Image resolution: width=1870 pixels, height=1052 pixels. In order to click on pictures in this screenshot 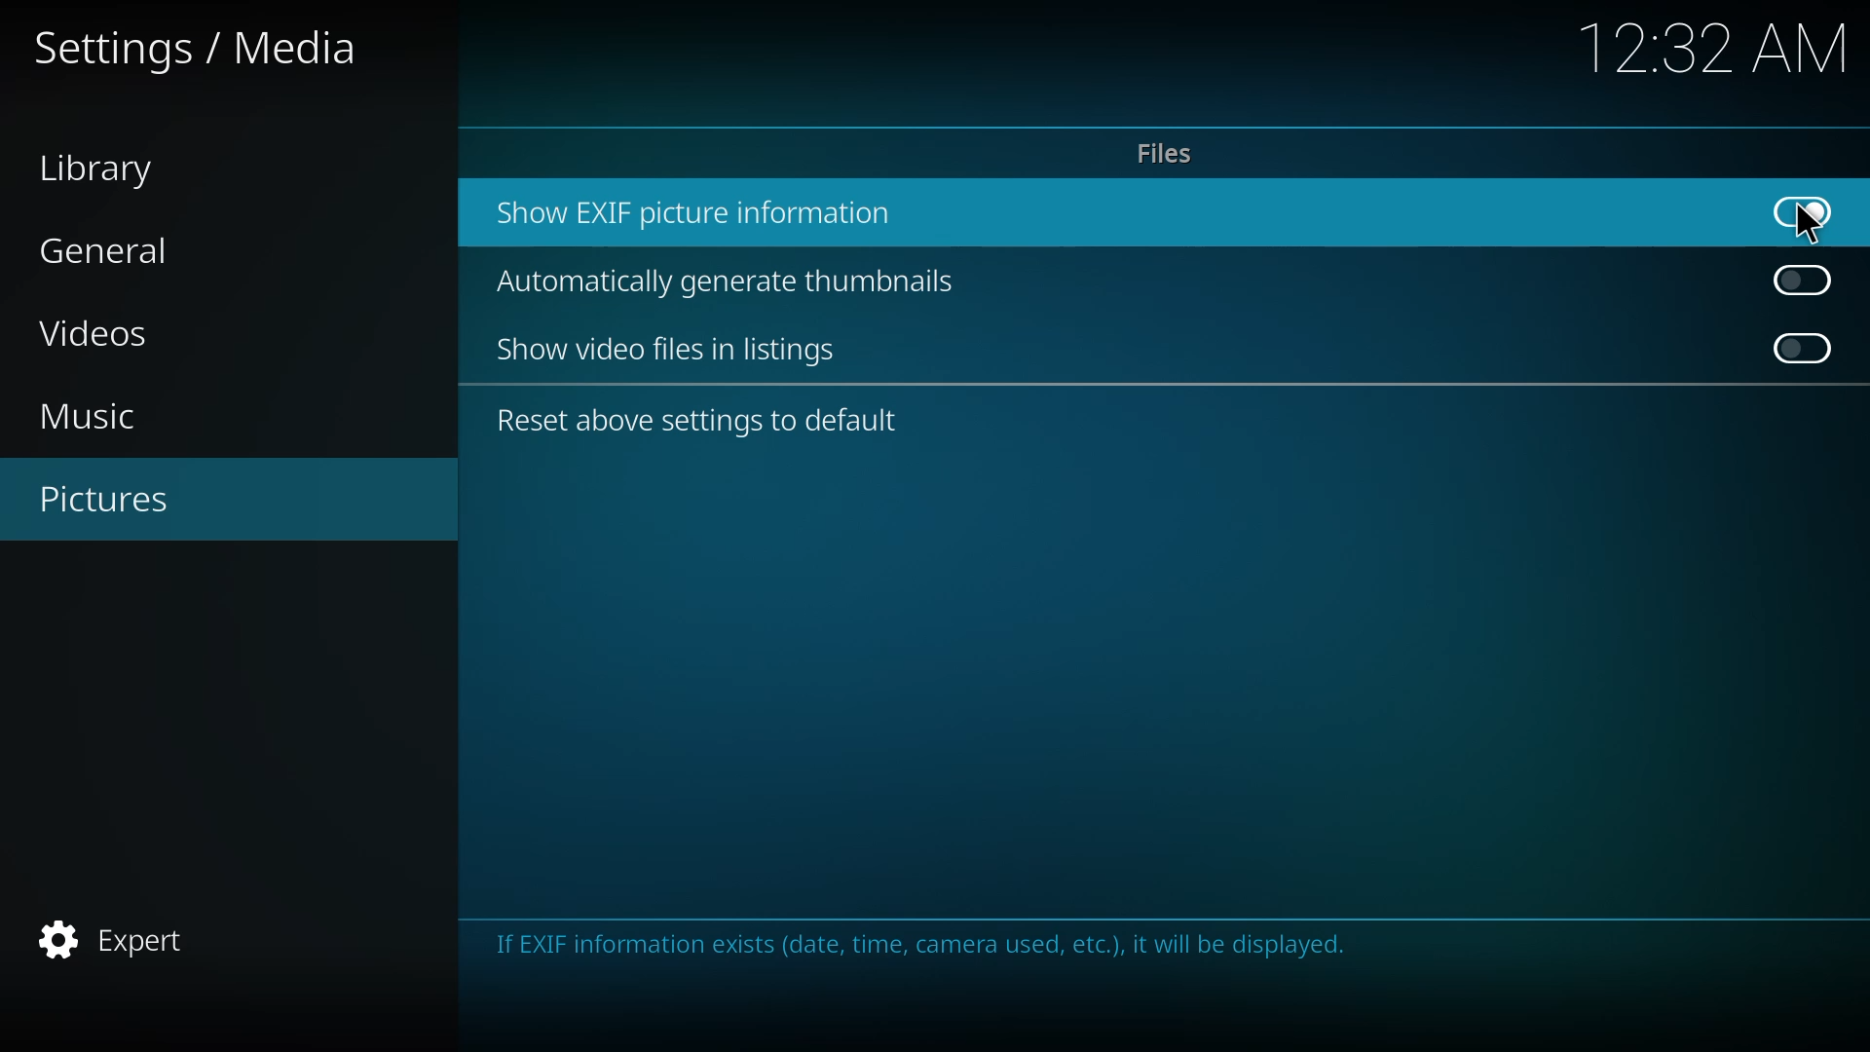, I will do `click(120, 497)`.